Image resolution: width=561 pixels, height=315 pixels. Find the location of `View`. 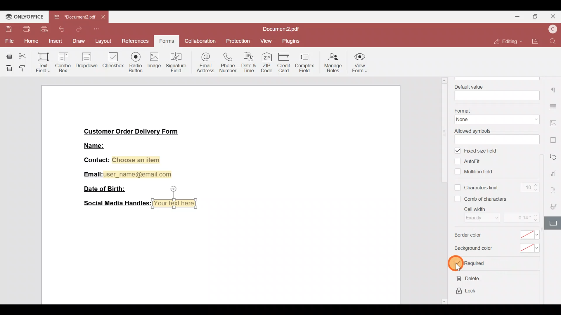

View is located at coordinates (265, 42).